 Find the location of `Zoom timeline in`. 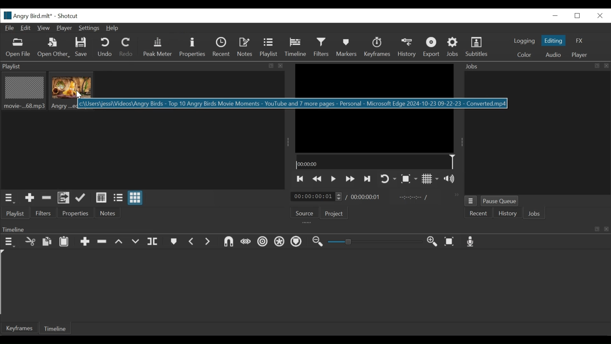

Zoom timeline in is located at coordinates (433, 242).